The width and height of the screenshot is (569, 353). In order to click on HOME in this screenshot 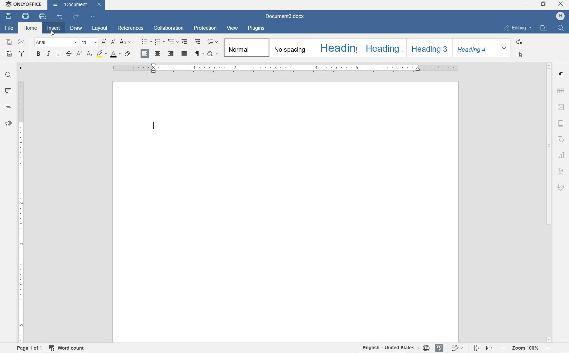, I will do `click(31, 27)`.